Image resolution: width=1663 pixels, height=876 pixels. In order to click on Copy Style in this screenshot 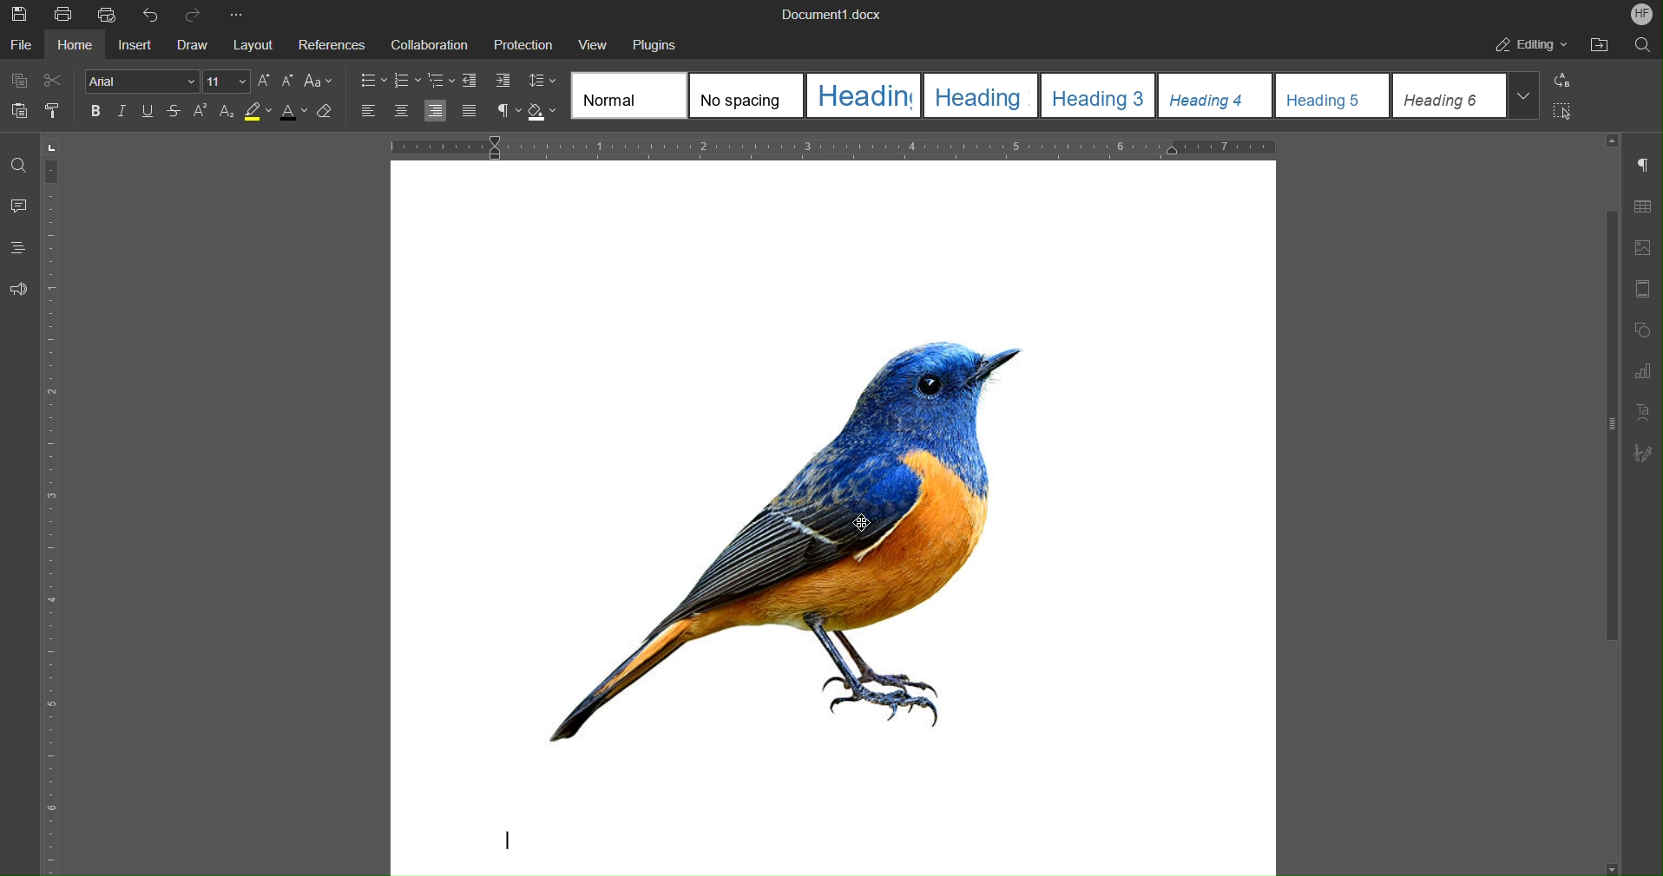, I will do `click(56, 110)`.